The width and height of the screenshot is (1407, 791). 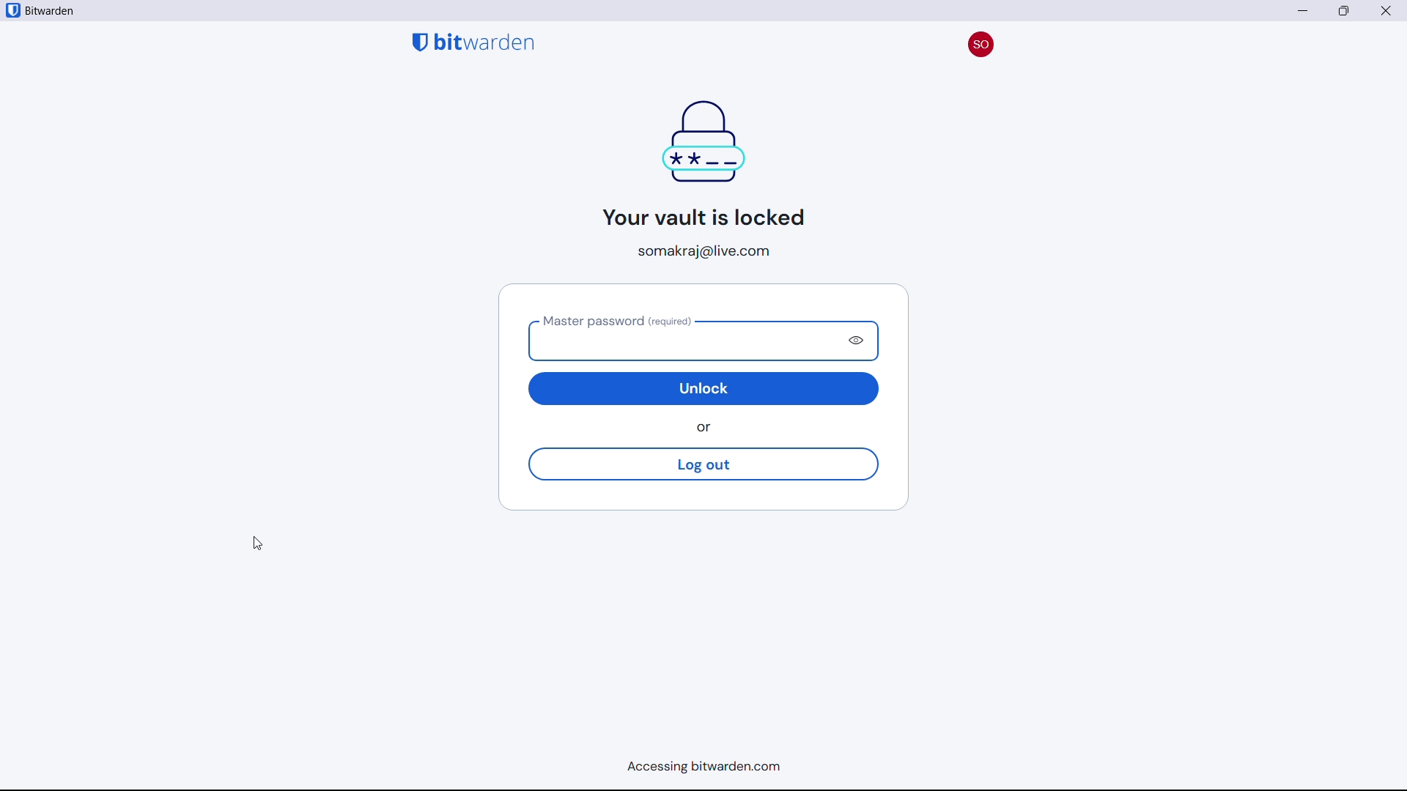 I want to click on Accessing bitwarden.com, so click(x=698, y=769).